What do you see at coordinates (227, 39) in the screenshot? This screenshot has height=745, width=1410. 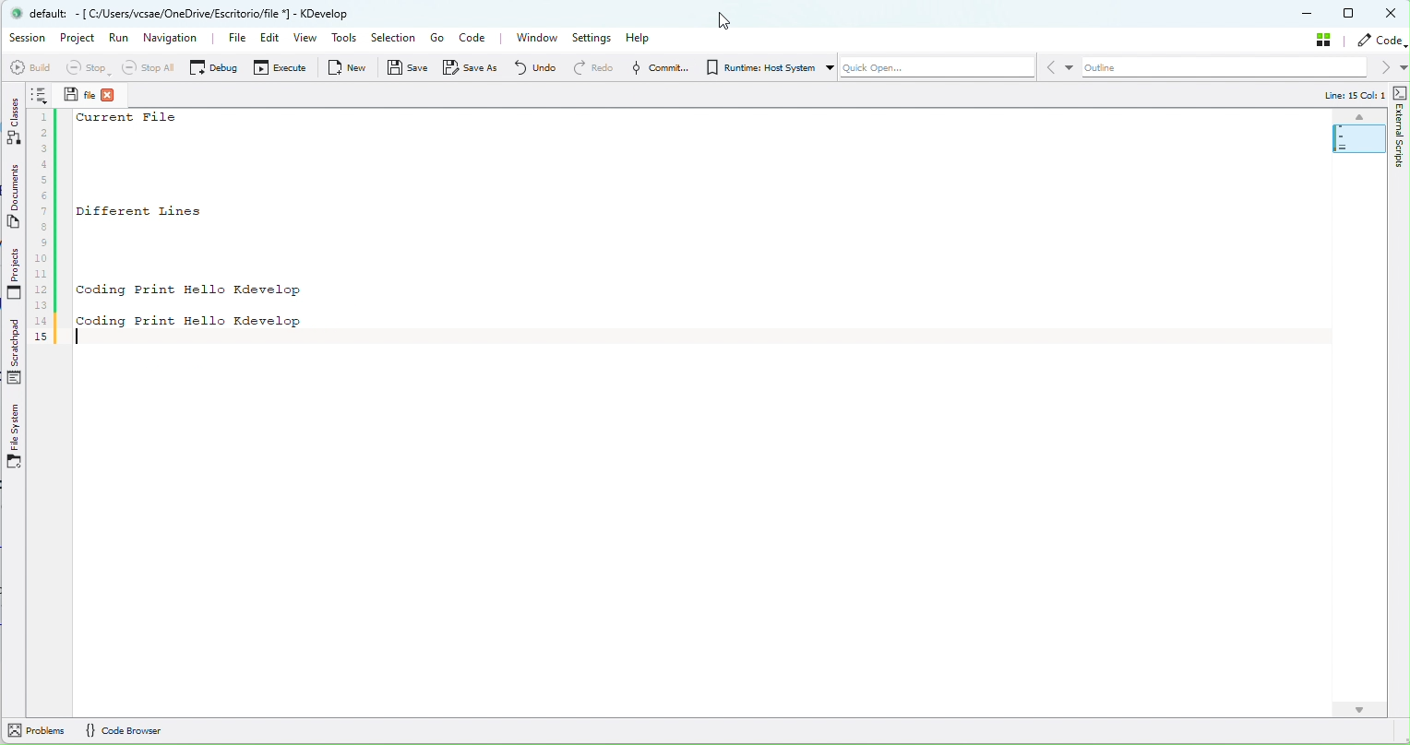 I see `File` at bounding box center [227, 39].